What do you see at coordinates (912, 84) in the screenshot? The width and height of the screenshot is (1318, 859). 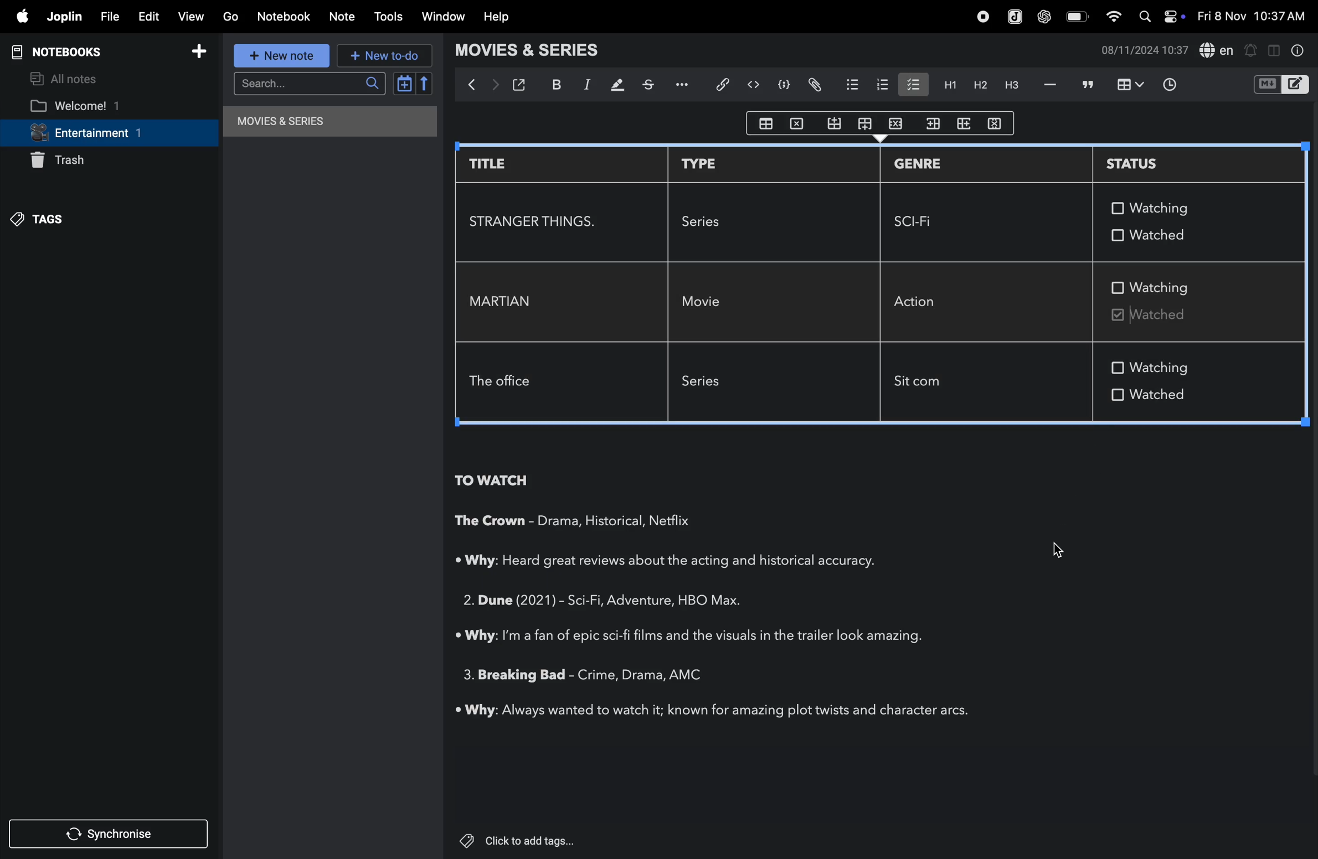 I see `check box` at bounding box center [912, 84].